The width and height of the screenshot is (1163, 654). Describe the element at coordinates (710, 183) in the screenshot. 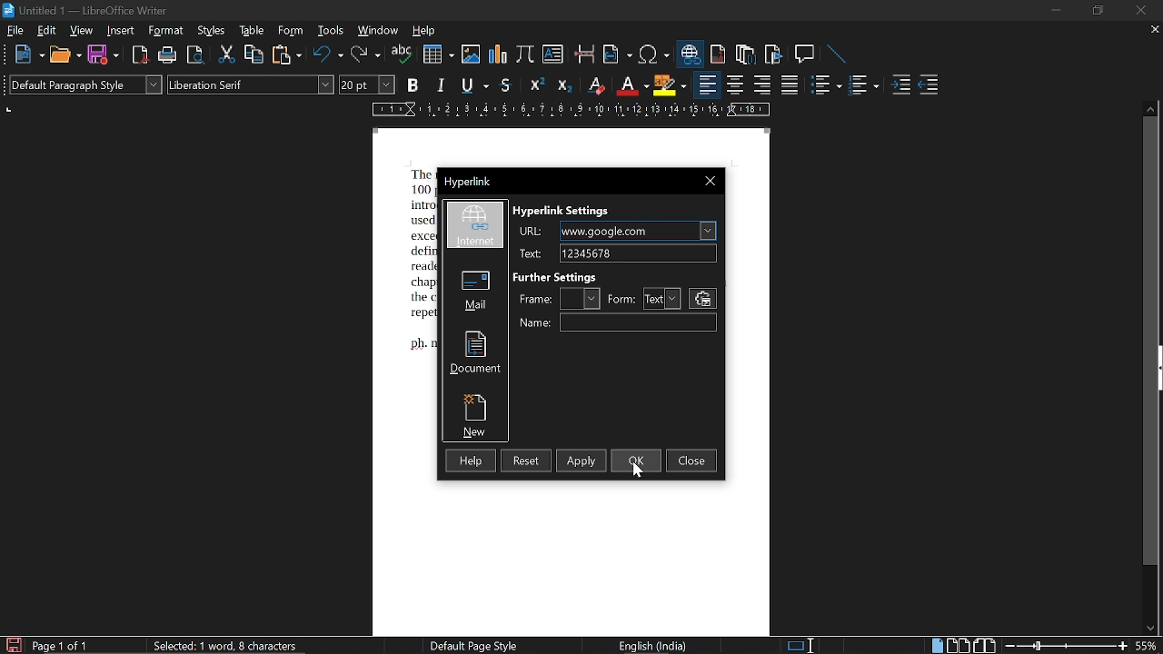

I see `close` at that location.